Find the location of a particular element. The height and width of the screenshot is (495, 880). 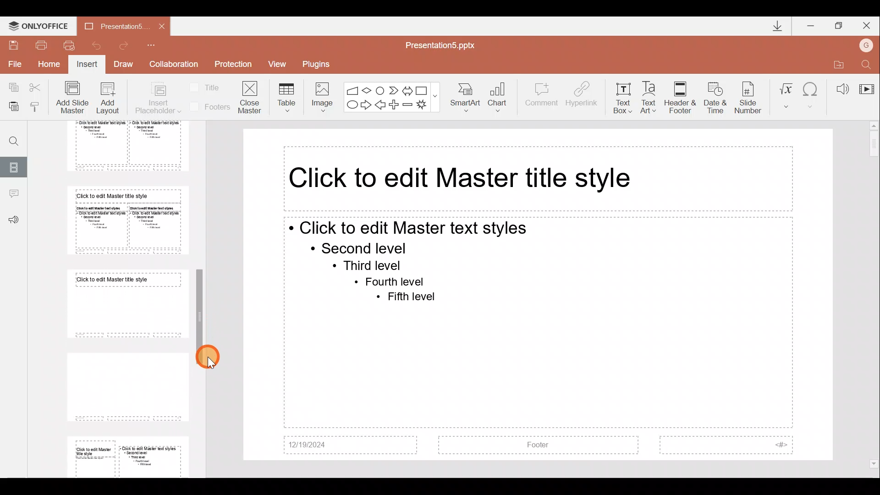

Undo is located at coordinates (96, 45).